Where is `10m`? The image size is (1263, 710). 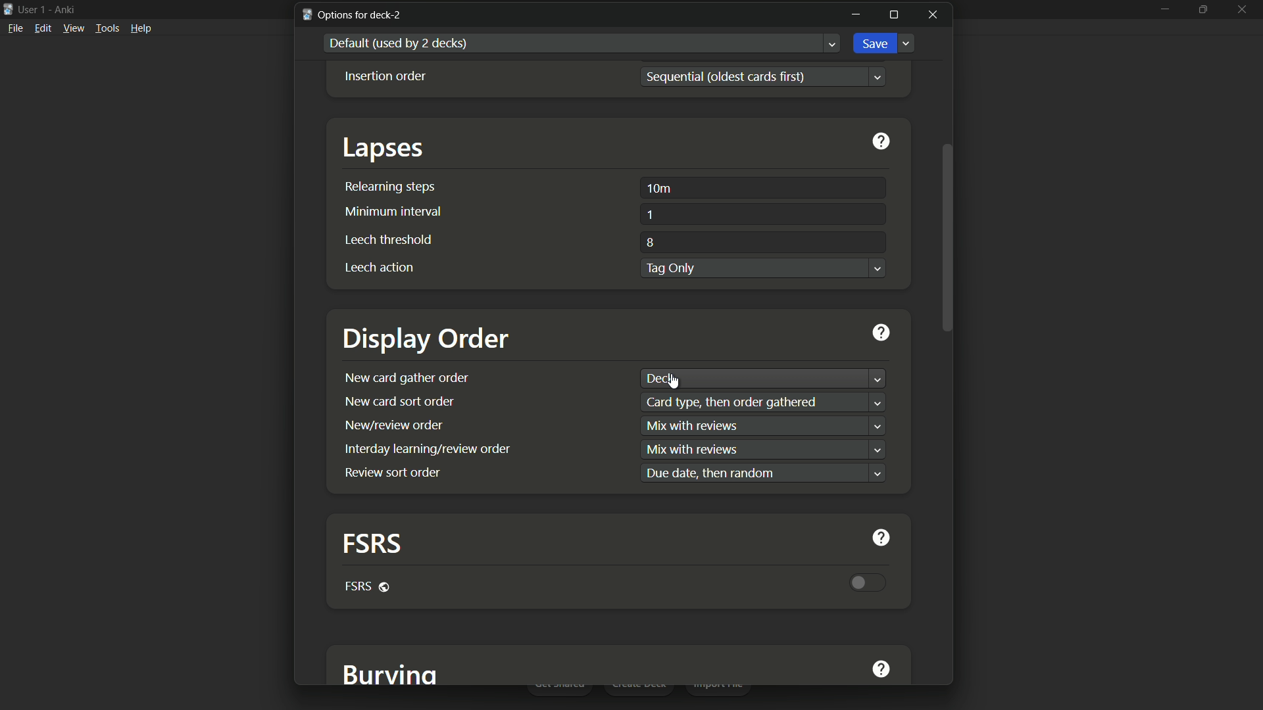
10m is located at coordinates (660, 188).